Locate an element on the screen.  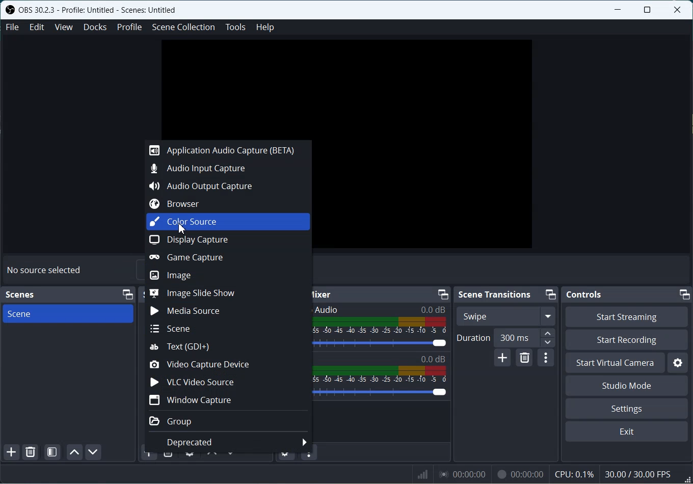
Remove selected Scene is located at coordinates (30, 452).